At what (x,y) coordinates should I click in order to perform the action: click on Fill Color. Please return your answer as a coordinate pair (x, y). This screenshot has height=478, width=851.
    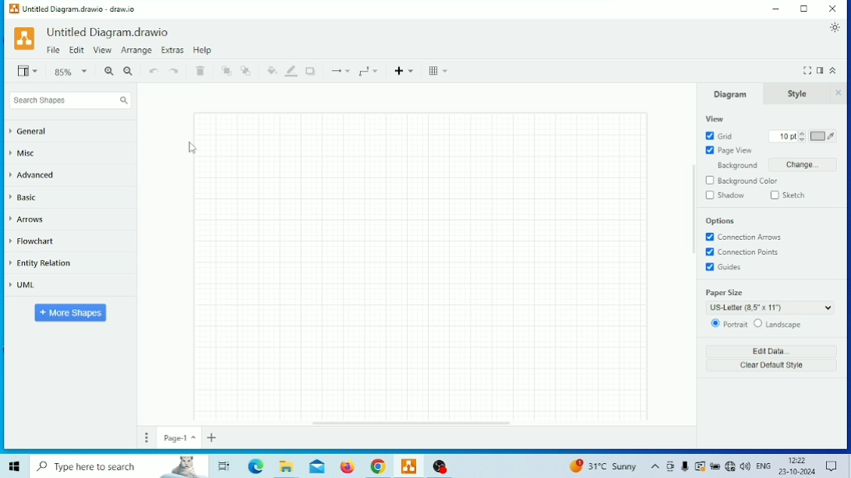
    Looking at the image, I should click on (271, 70).